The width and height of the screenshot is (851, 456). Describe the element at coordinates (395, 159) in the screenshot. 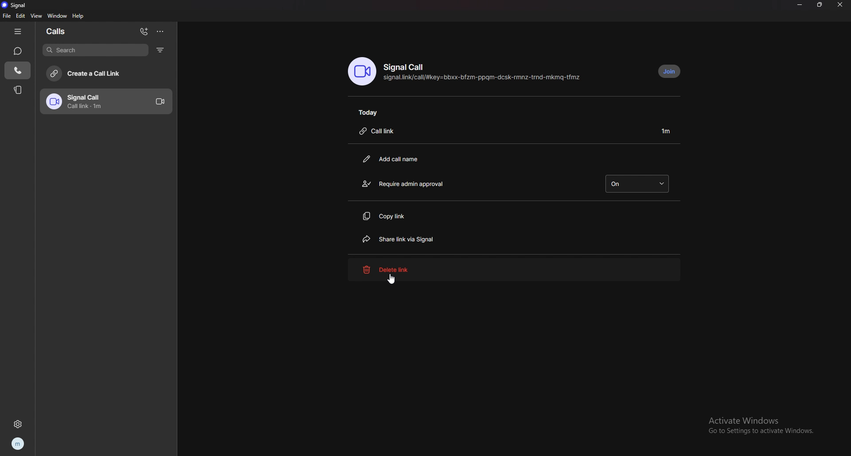

I see `add call name` at that location.